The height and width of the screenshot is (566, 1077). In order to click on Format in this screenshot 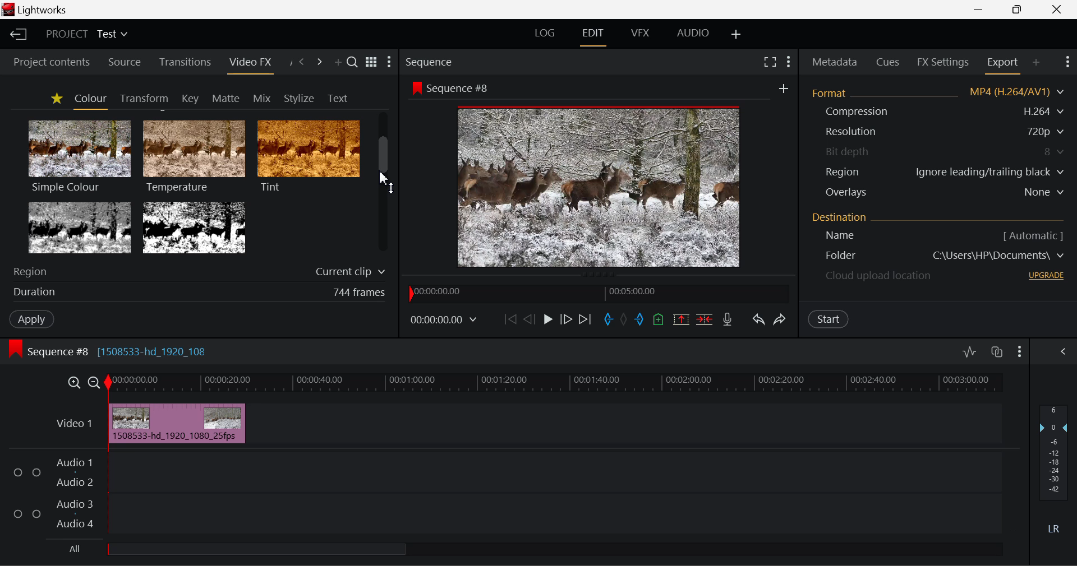, I will do `click(832, 92)`.